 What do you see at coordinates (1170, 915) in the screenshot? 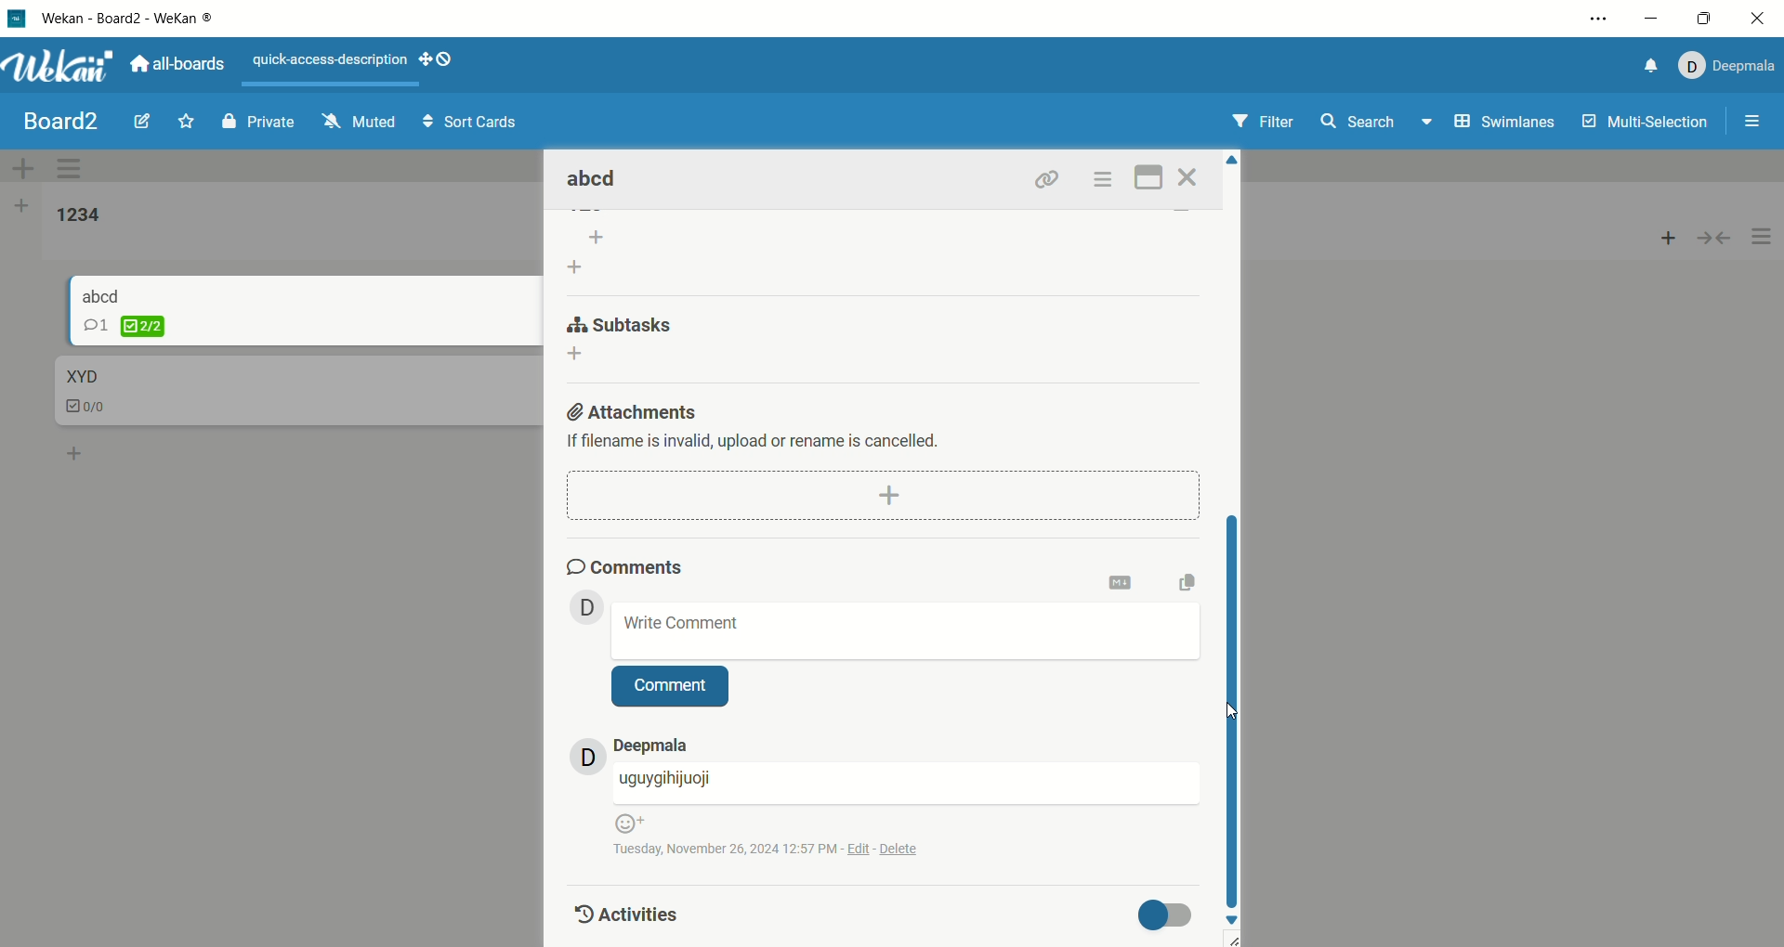
I see `toggle button` at bounding box center [1170, 915].